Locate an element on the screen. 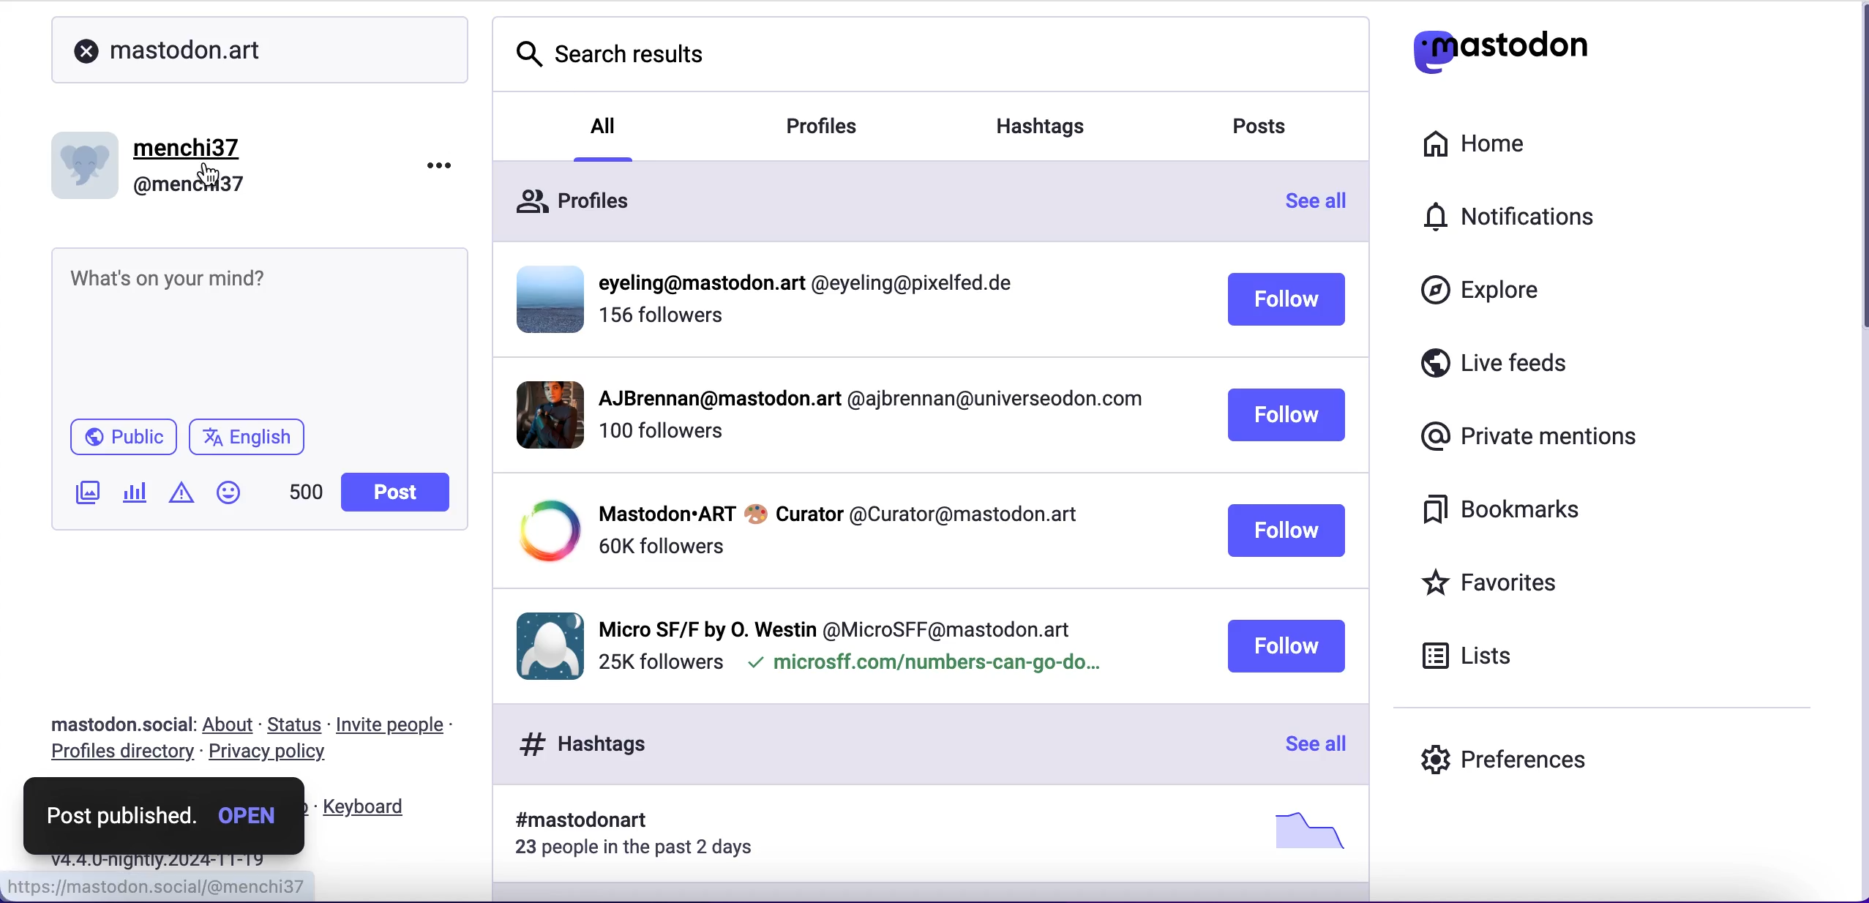  followers is located at coordinates (866, 665).